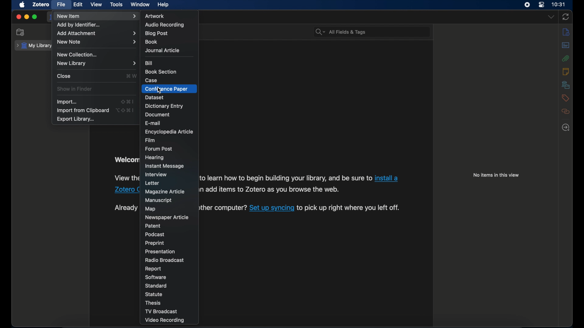  What do you see at coordinates (126, 208) in the screenshot?
I see `obscure text` at bounding box center [126, 208].